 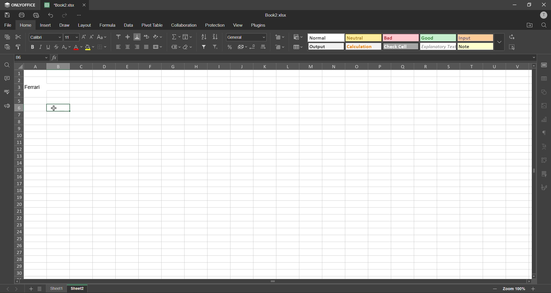 I want to click on plugins, so click(x=259, y=25).